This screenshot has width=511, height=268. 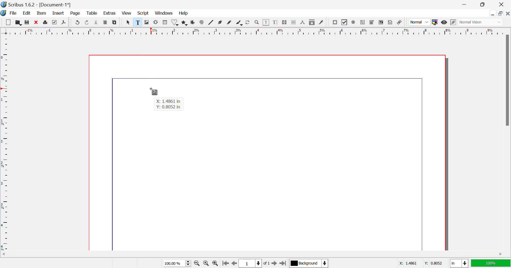 I want to click on Normal, so click(x=419, y=23).